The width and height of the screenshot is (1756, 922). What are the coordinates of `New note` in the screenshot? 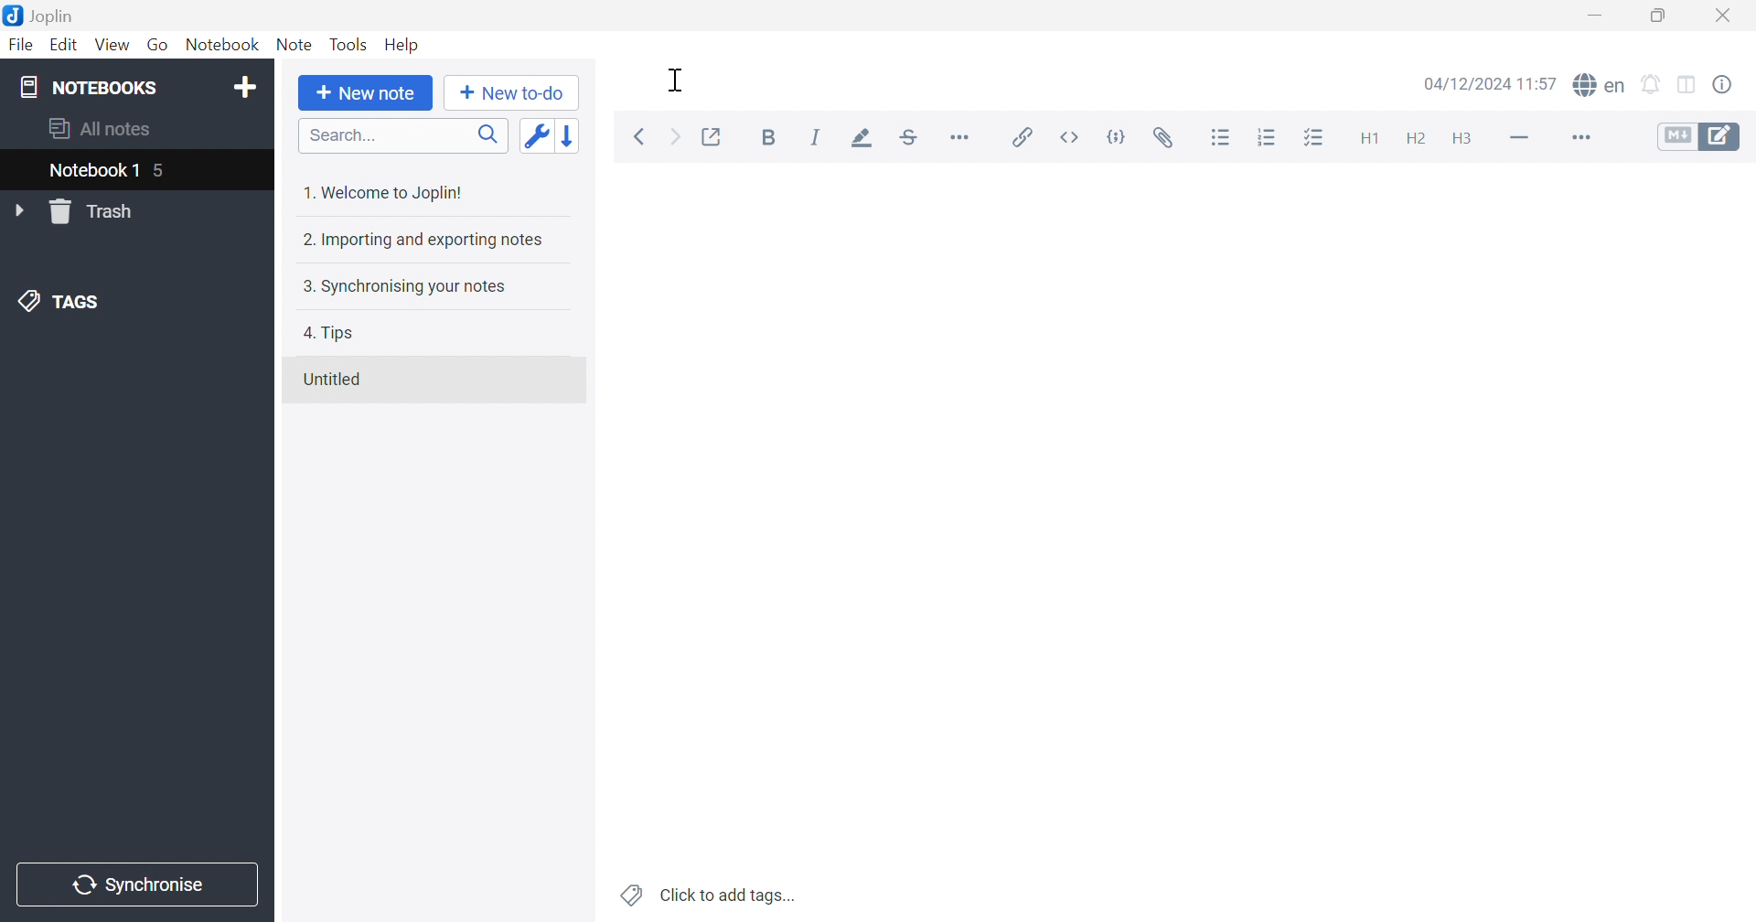 It's located at (370, 93).